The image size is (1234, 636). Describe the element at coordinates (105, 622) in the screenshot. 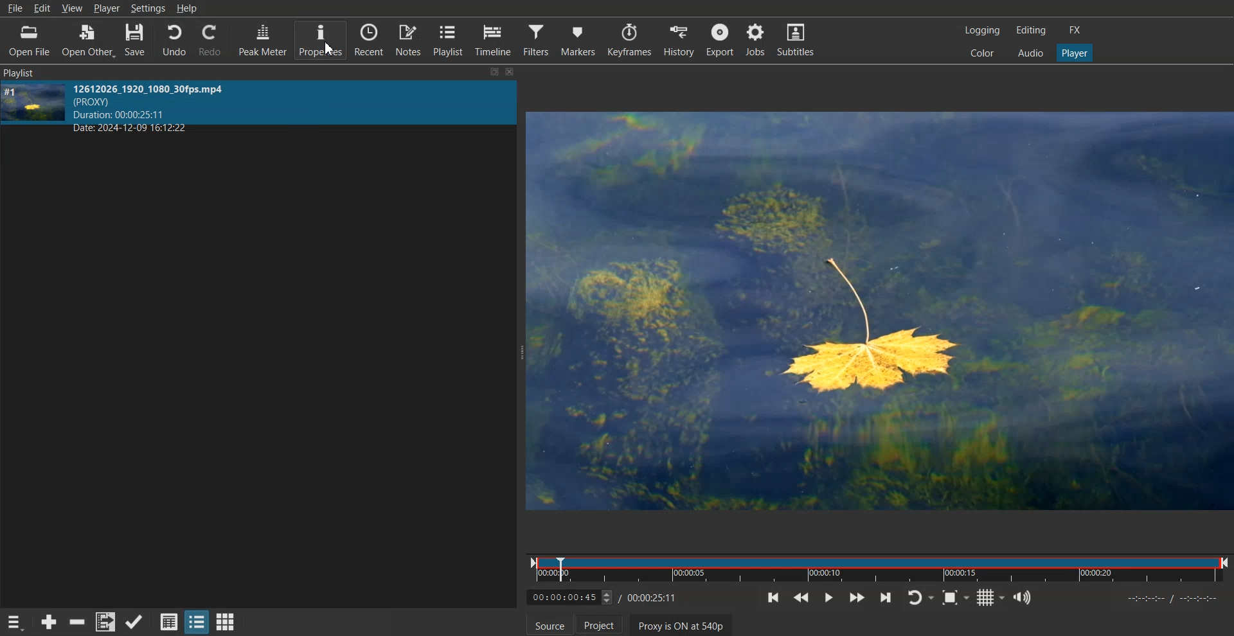

I see `Add file to playlist` at that location.